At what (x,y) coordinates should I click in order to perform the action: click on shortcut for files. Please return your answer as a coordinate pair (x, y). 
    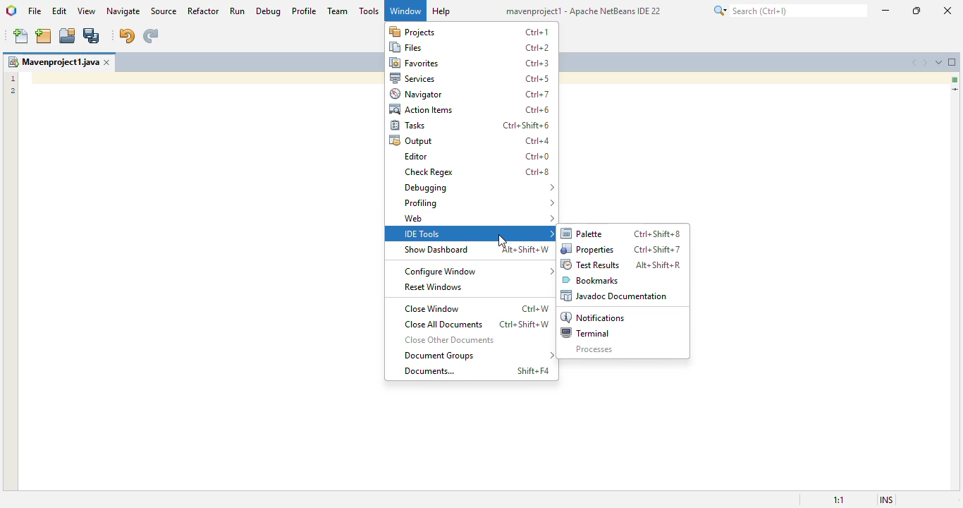
    Looking at the image, I should click on (537, 47).